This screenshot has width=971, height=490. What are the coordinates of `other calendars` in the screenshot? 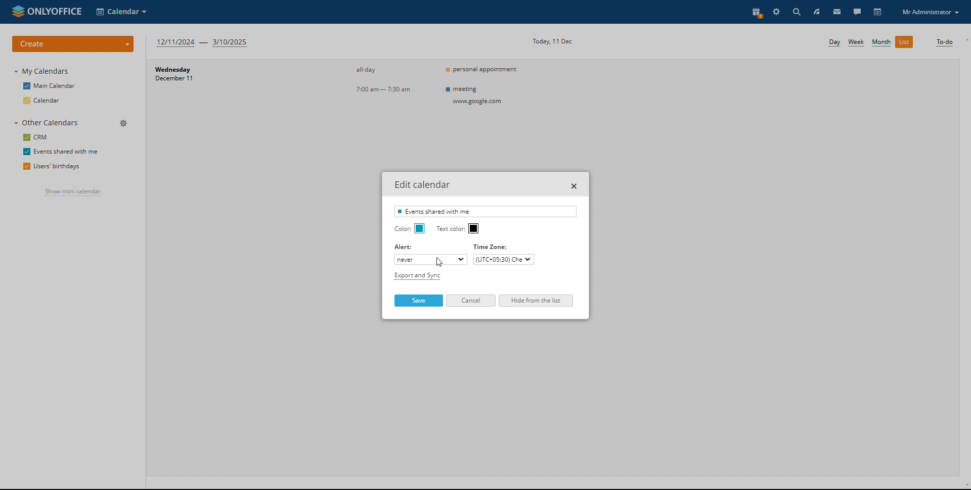 It's located at (47, 122).